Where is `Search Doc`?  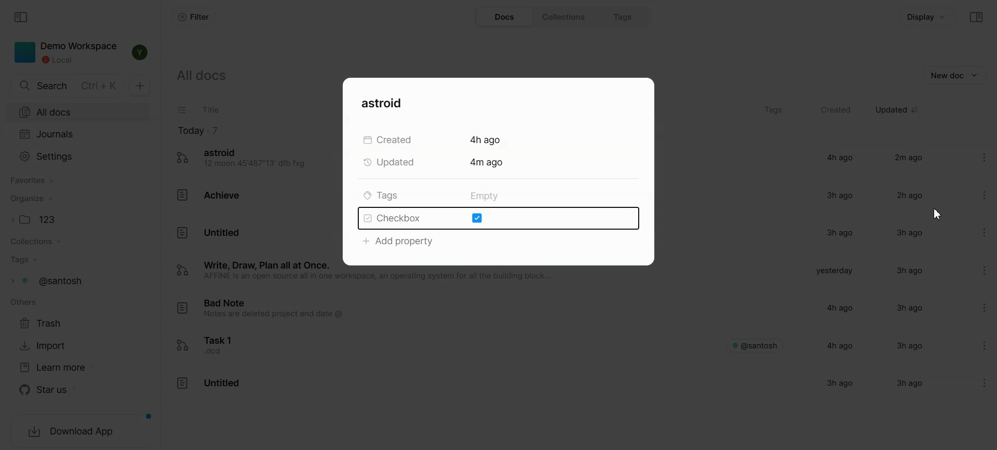 Search Doc is located at coordinates (66, 86).